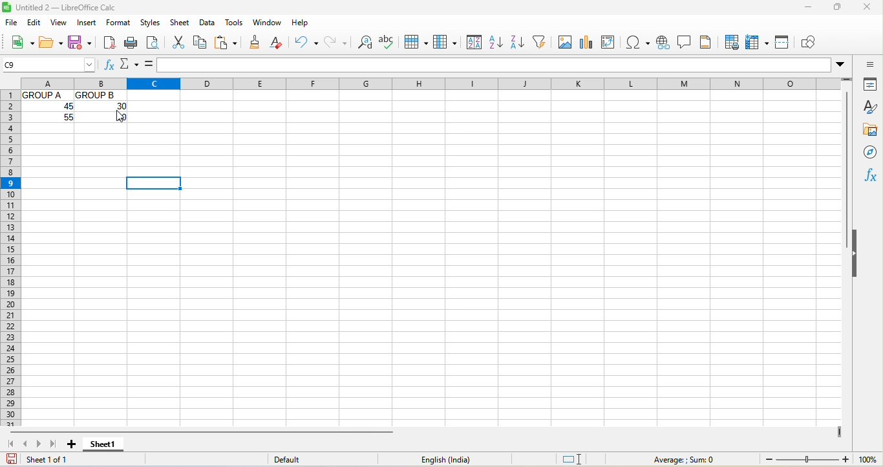  Describe the element at coordinates (48, 118) in the screenshot. I see `` at that location.